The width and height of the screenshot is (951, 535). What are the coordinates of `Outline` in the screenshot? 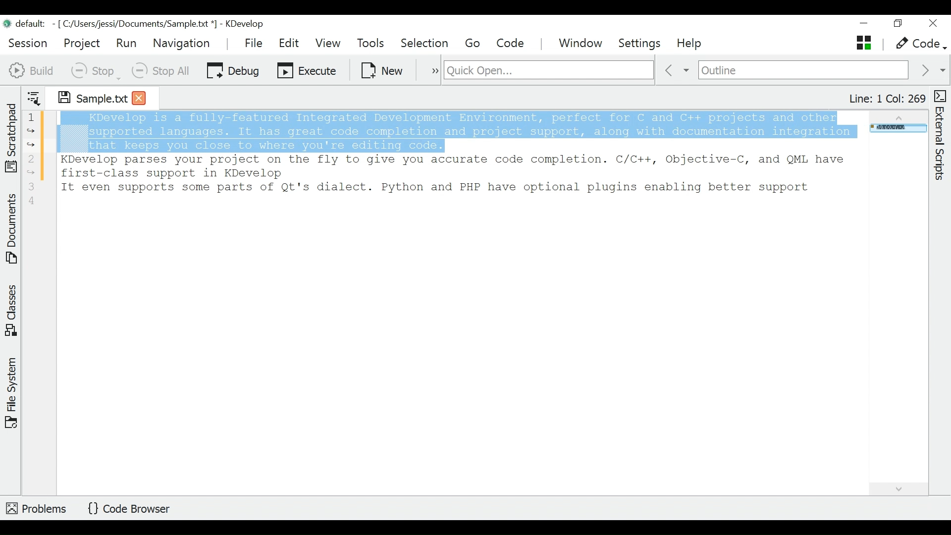 It's located at (803, 71).